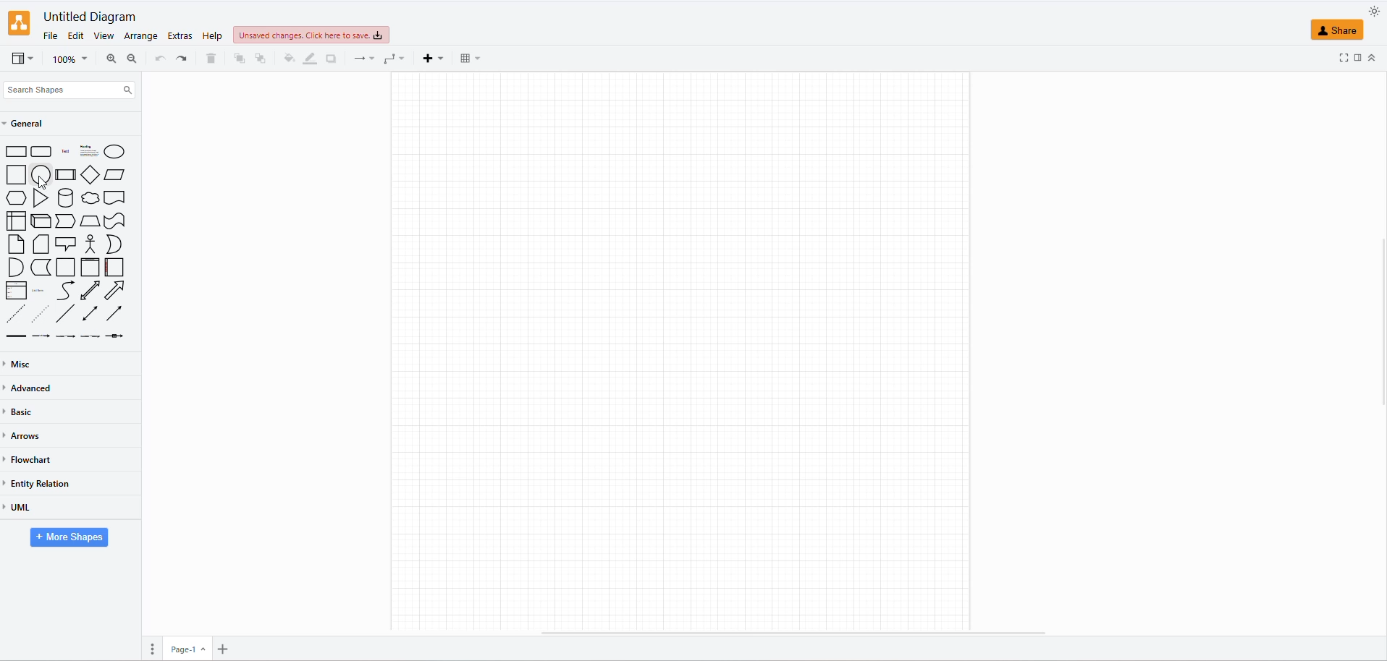 The image size is (1387, 661). Describe the element at coordinates (88, 291) in the screenshot. I see `BIDIRECTIONAL` at that location.